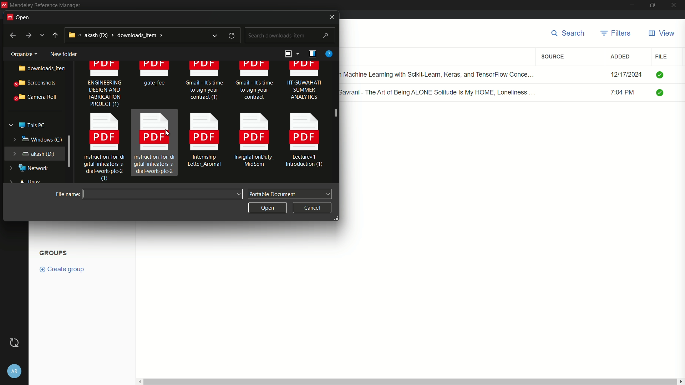 Image resolution: width=685 pixels, height=385 pixels. I want to click on 12/17/2024, so click(626, 75).